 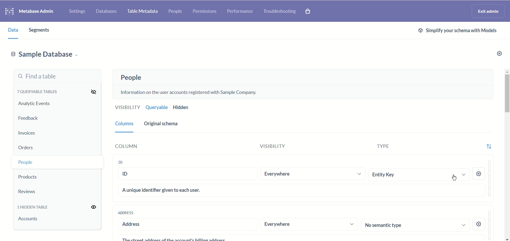 What do you see at coordinates (454, 177) in the screenshot?
I see `cursor` at bounding box center [454, 177].